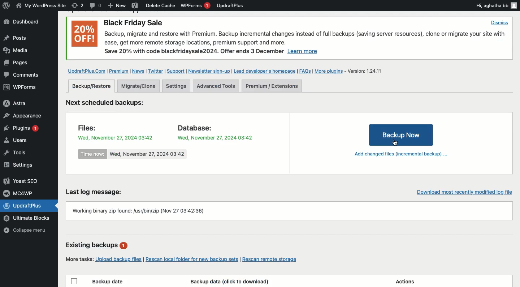  What do you see at coordinates (274, 258) in the screenshot?
I see `Rescan remote storage` at bounding box center [274, 258].